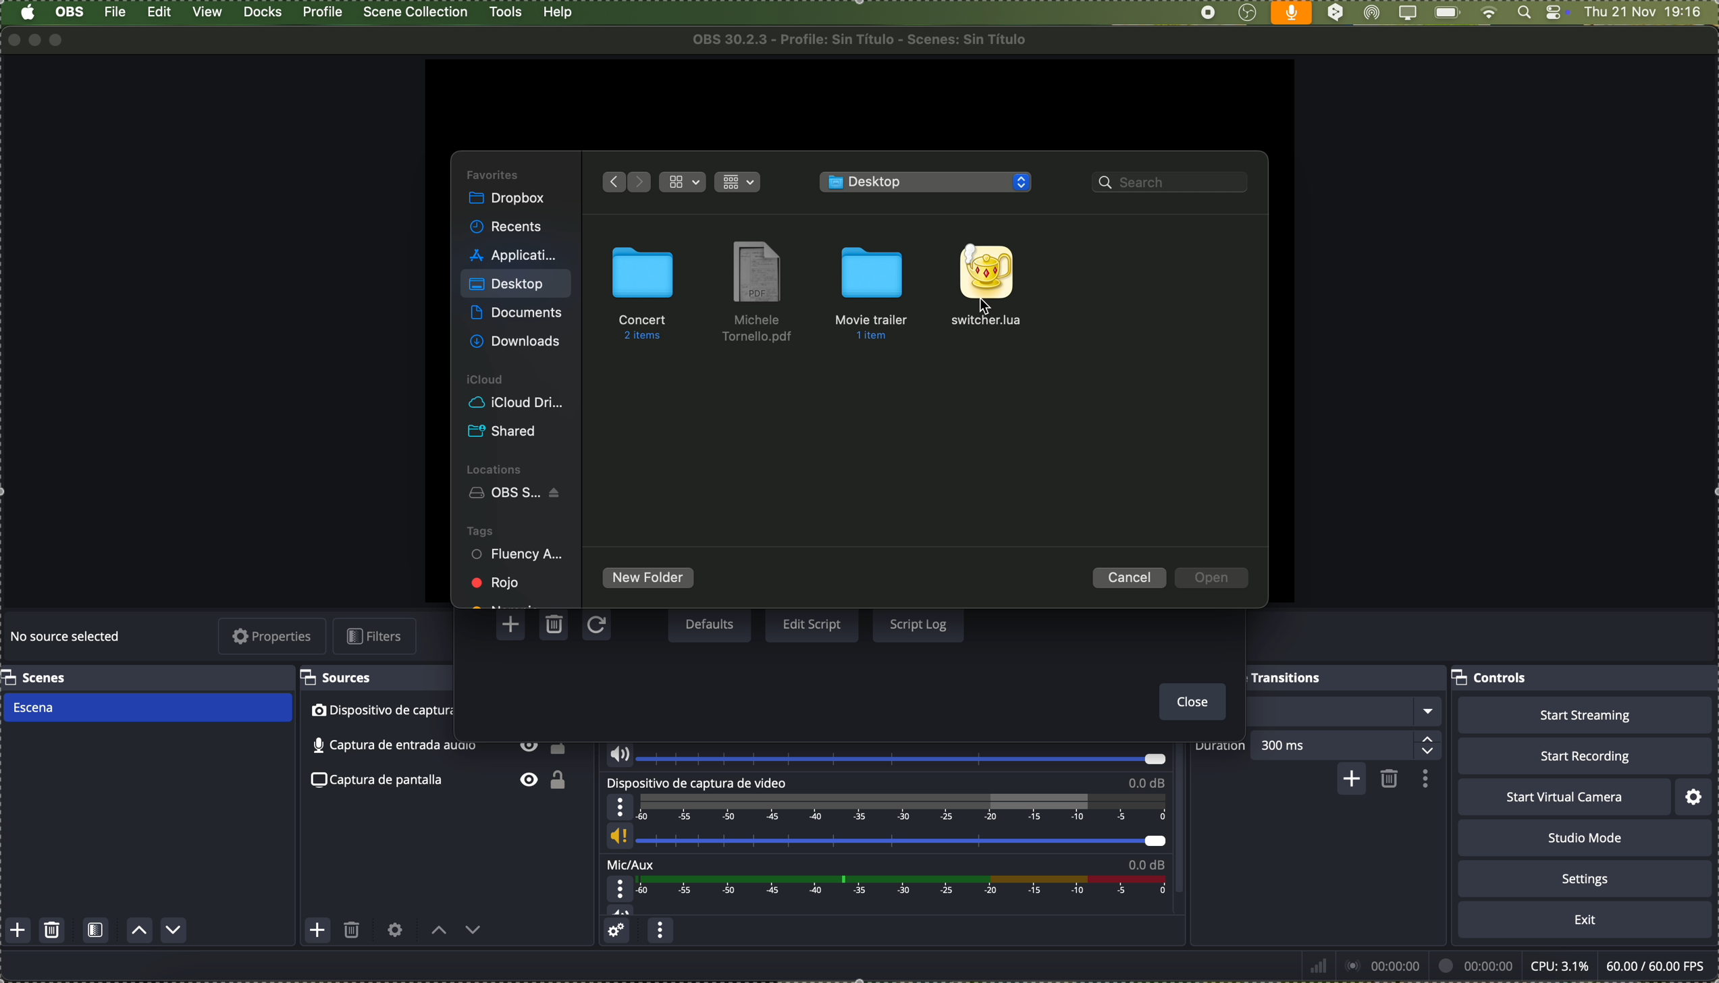  I want to click on add scene, so click(18, 931).